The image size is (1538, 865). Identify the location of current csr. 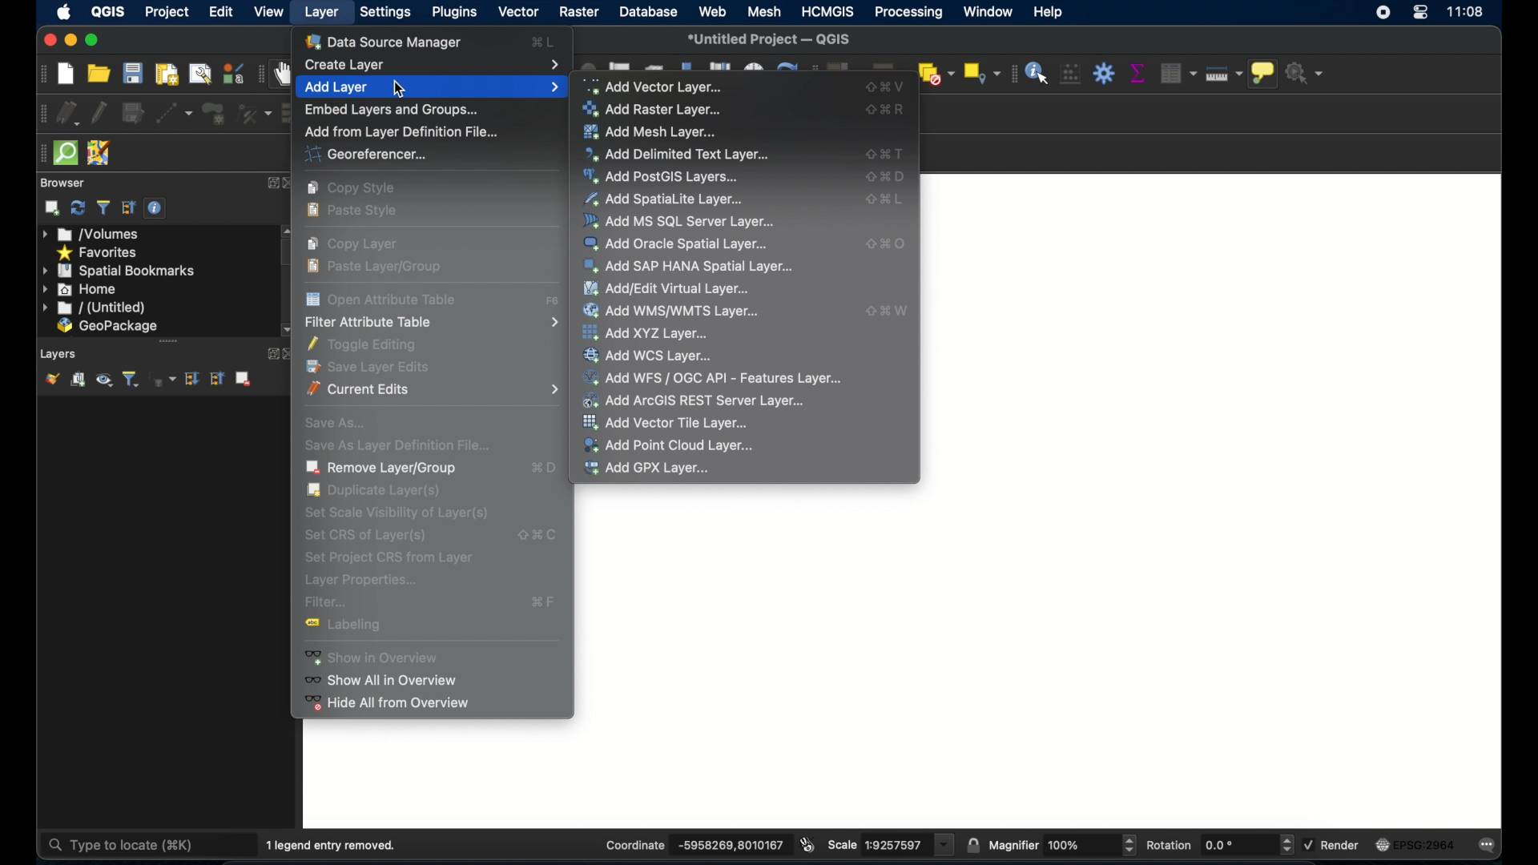
(1421, 844).